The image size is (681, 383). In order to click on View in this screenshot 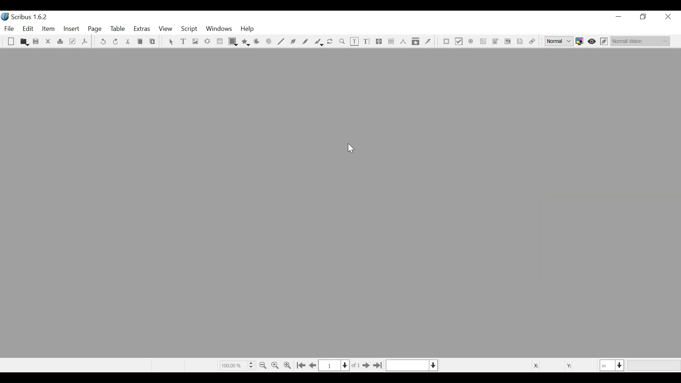, I will do `click(165, 29)`.